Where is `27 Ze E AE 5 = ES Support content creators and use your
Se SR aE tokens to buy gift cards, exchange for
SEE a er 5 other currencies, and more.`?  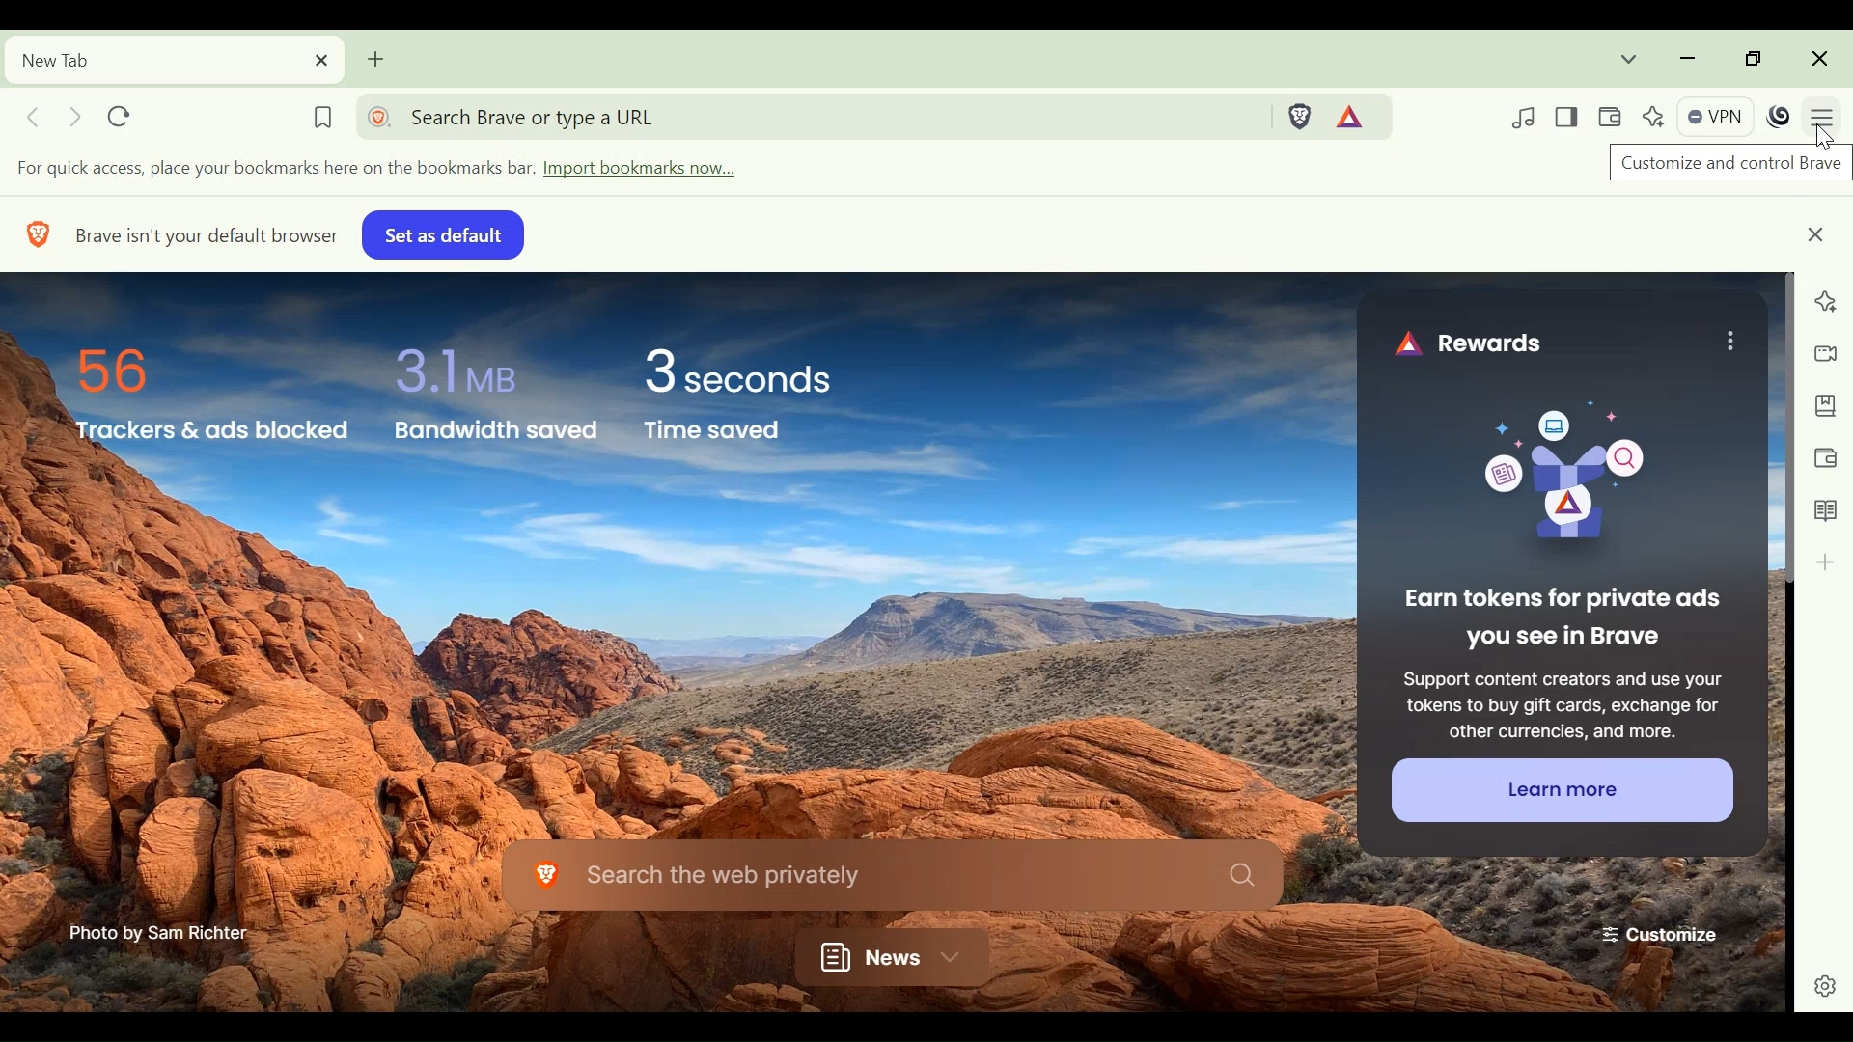 27 Ze E AE 5 = ES Support content creators and use your
Se SR aE tokens to buy gift cards, exchange for
SEE a er 5 other currencies, and more. is located at coordinates (1567, 700).